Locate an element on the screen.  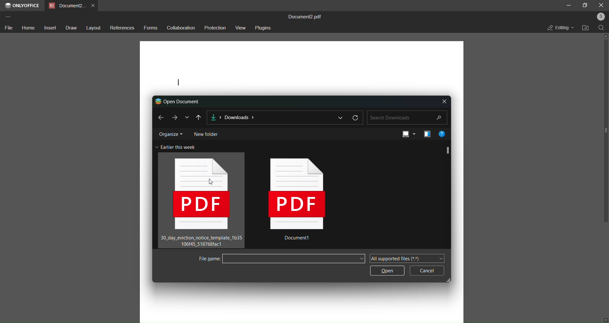
layout is located at coordinates (94, 28).